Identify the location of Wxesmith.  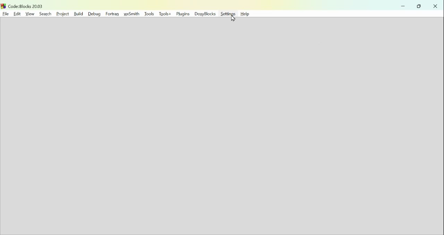
(133, 14).